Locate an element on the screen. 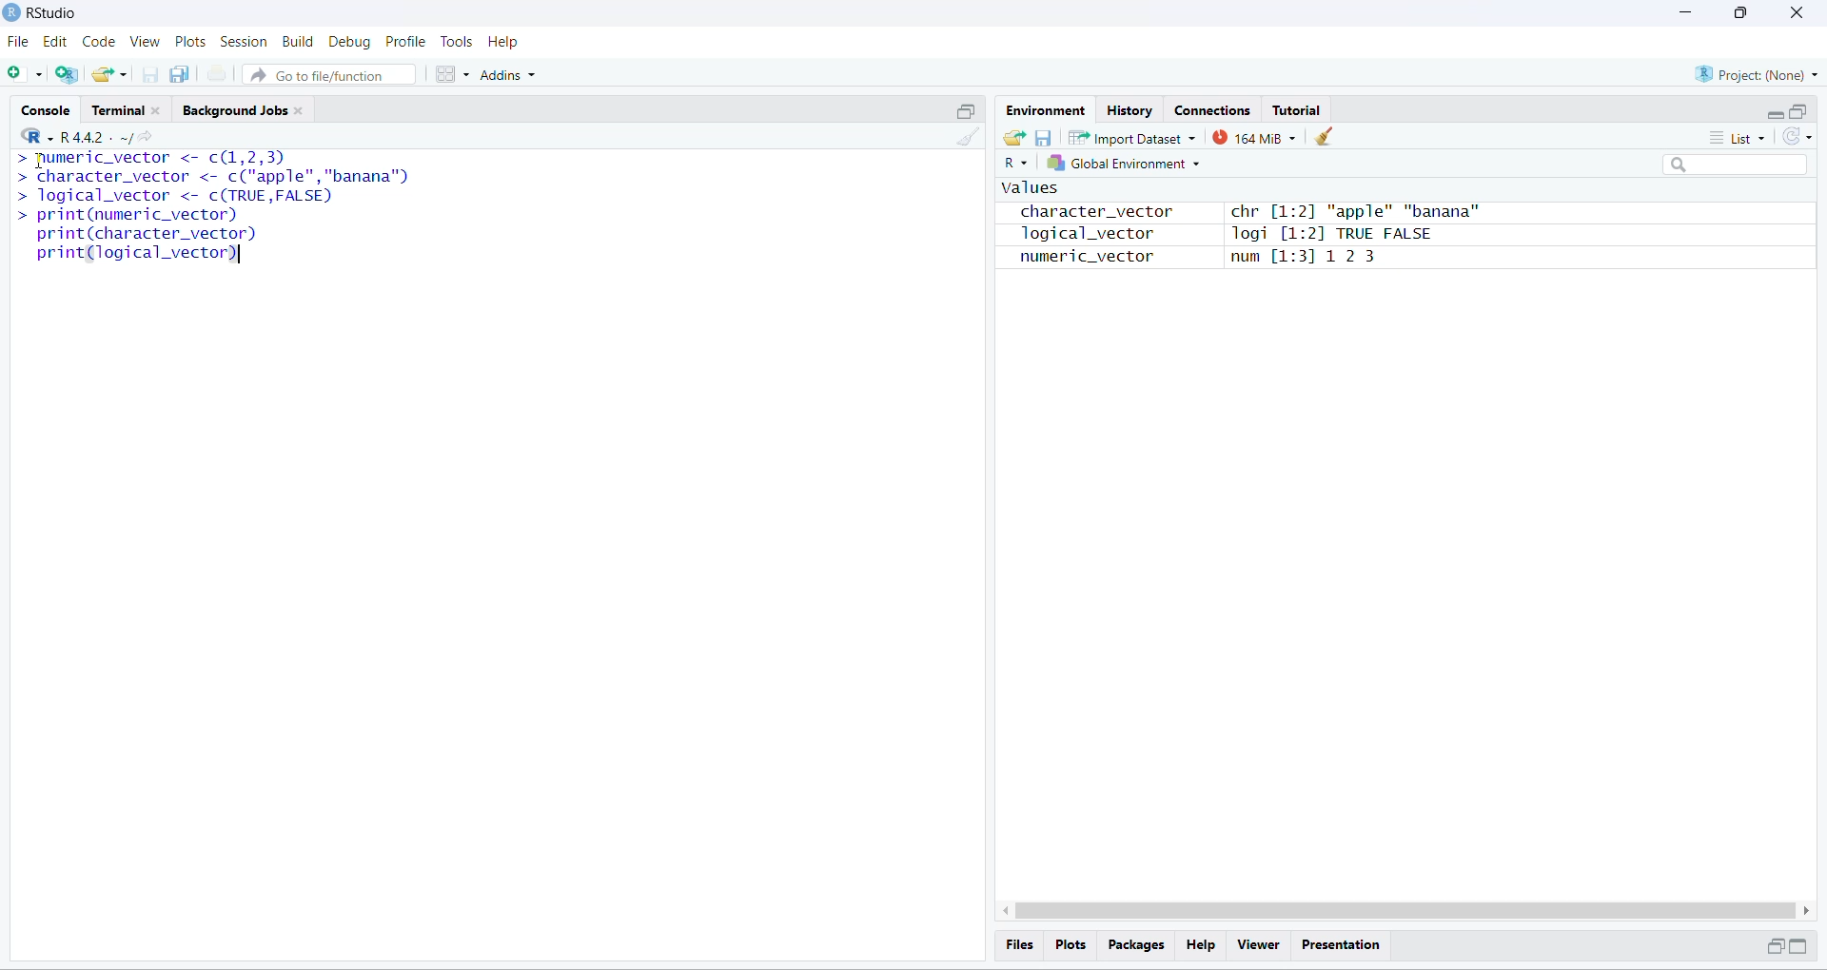  Tutorial is located at coordinates (1296, 110).